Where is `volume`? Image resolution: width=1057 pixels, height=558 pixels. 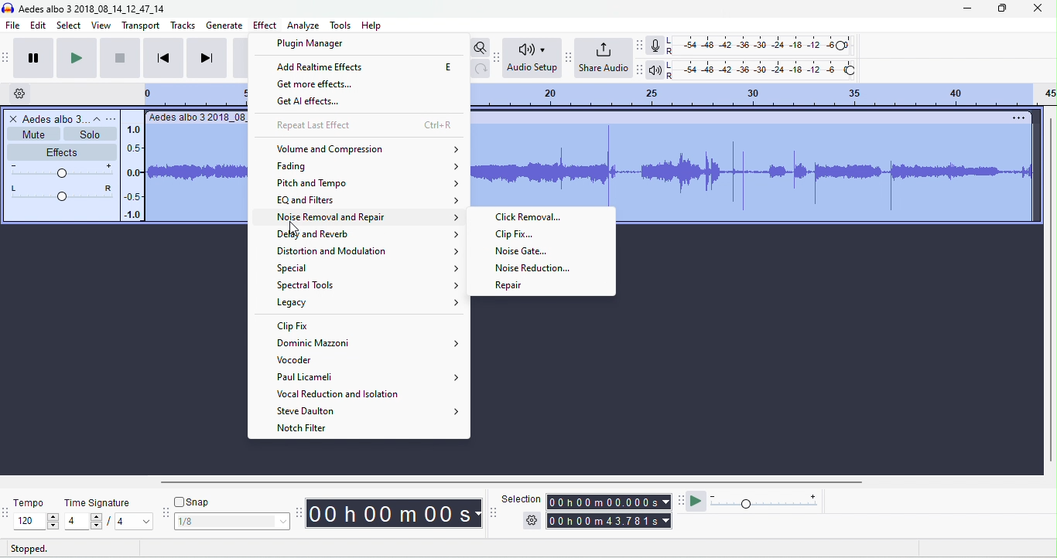
volume is located at coordinates (59, 169).